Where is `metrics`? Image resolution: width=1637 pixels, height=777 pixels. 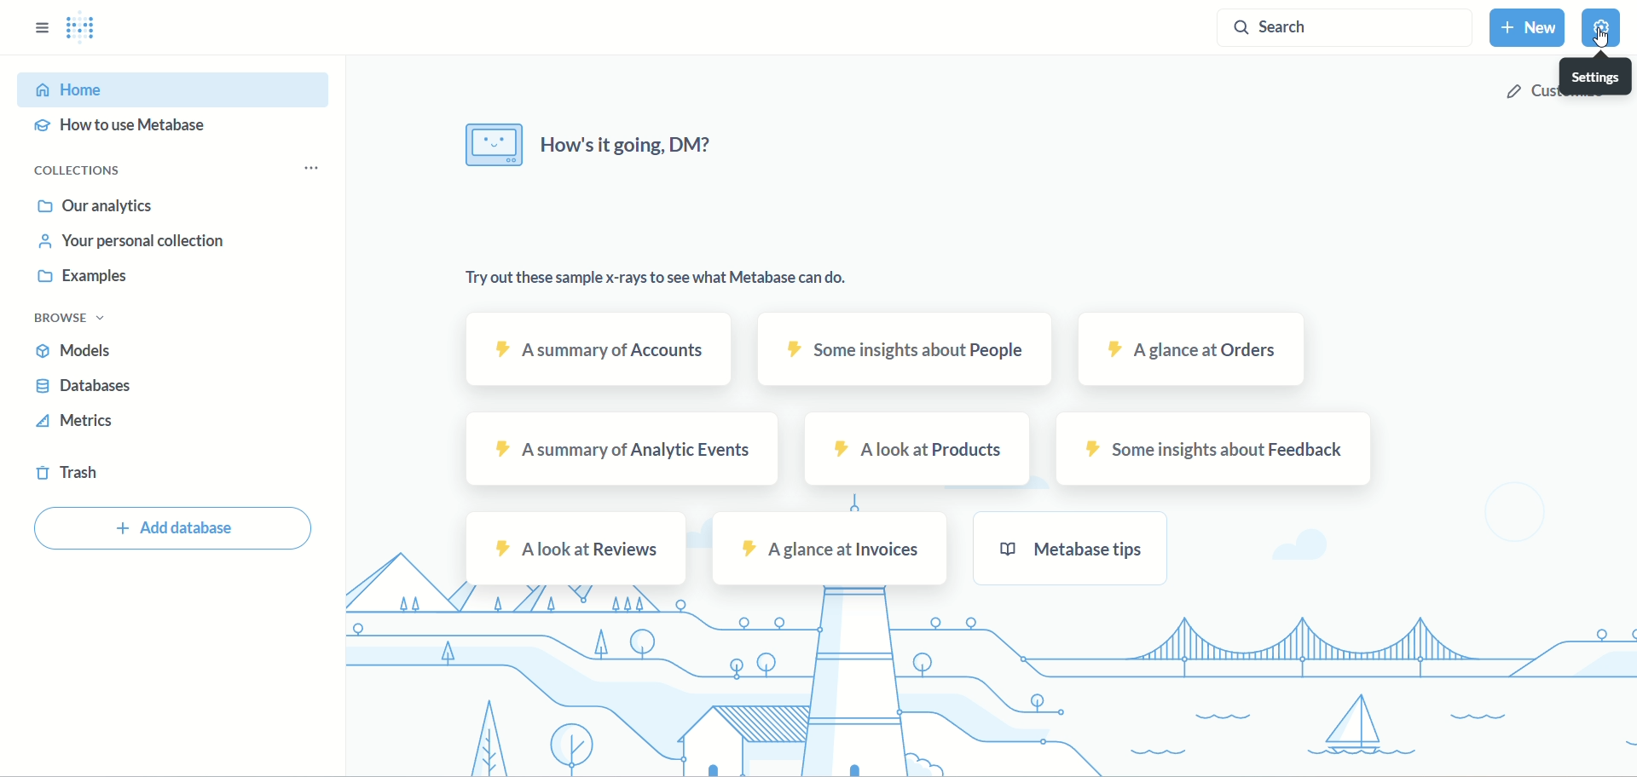 metrics is located at coordinates (74, 420).